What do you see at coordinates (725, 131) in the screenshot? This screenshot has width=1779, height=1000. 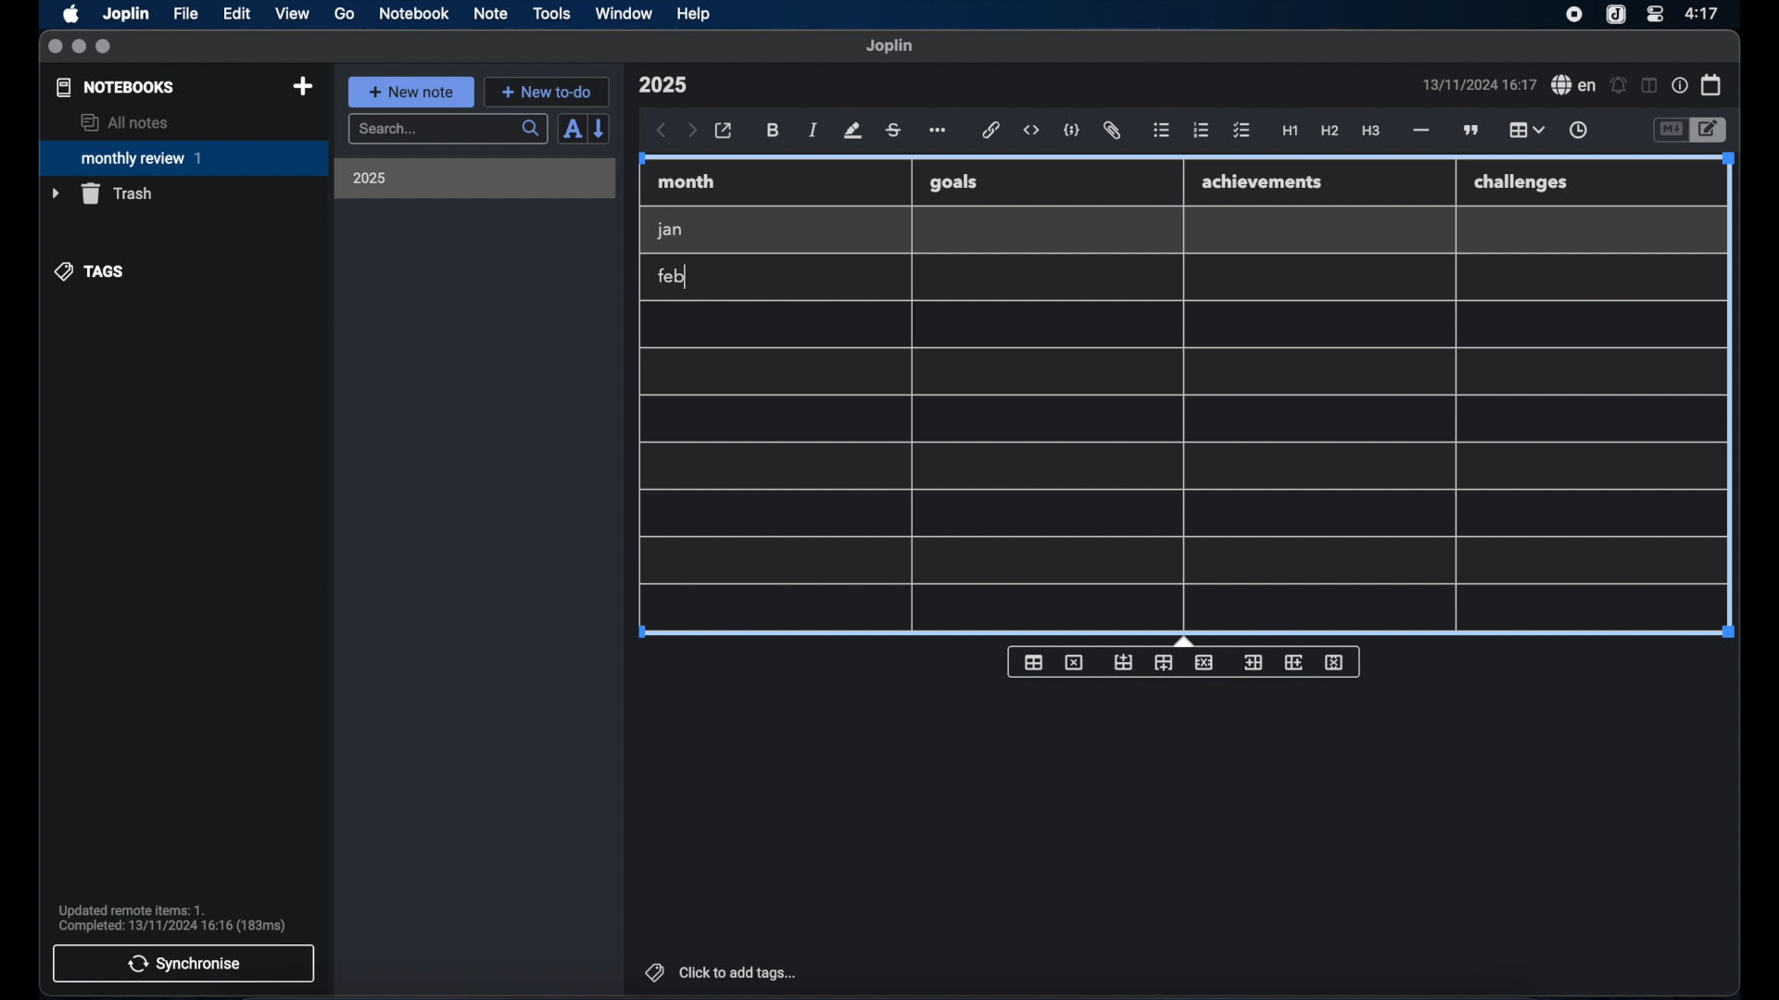 I see `open in external editor` at bounding box center [725, 131].